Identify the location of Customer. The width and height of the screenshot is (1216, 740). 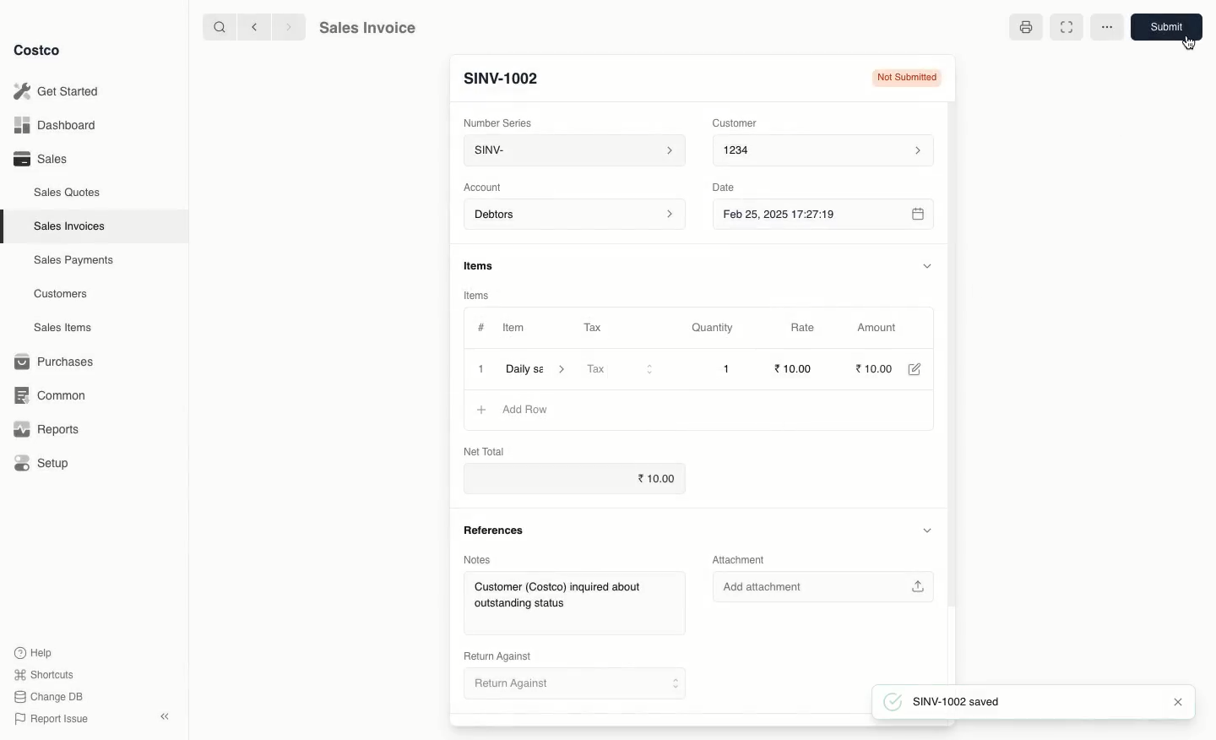
(740, 124).